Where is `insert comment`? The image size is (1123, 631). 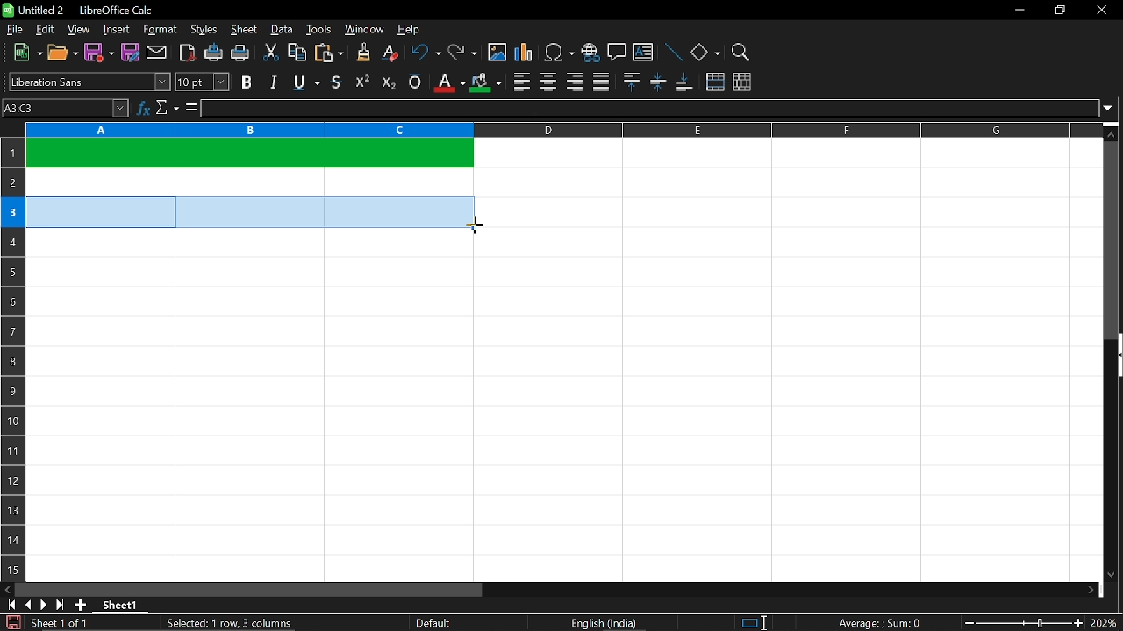
insert comment is located at coordinates (616, 53).